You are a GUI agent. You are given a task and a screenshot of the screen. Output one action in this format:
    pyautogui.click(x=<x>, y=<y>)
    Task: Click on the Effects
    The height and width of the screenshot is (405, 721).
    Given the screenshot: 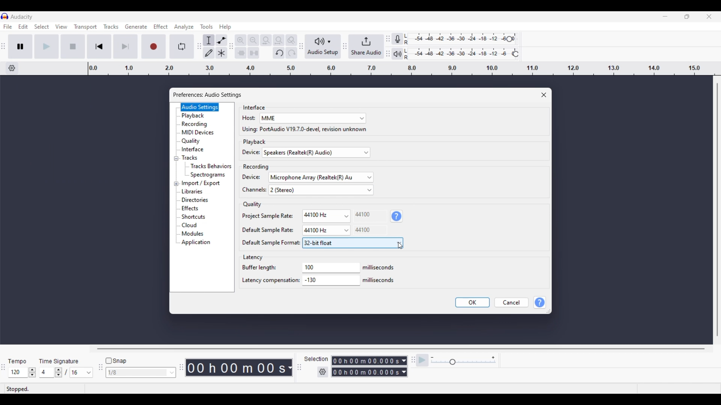 What is the action you would take?
    pyautogui.click(x=199, y=208)
    